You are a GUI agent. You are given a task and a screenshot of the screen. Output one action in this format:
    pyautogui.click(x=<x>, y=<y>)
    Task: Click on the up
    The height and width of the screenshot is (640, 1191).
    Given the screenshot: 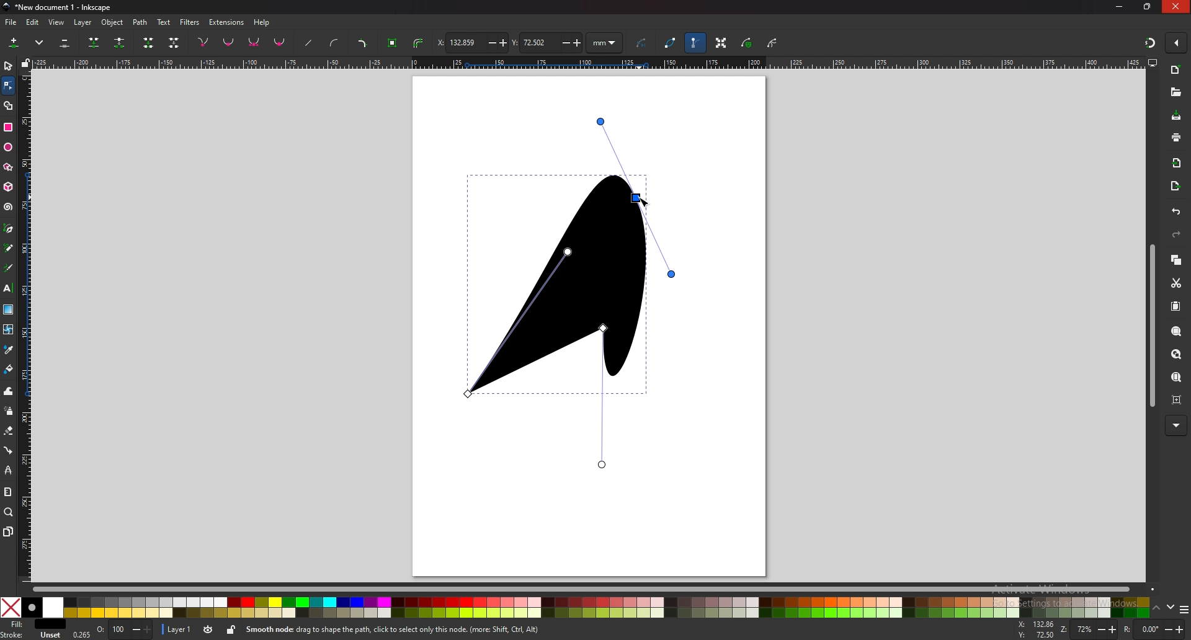 What is the action you would take?
    pyautogui.click(x=1156, y=608)
    